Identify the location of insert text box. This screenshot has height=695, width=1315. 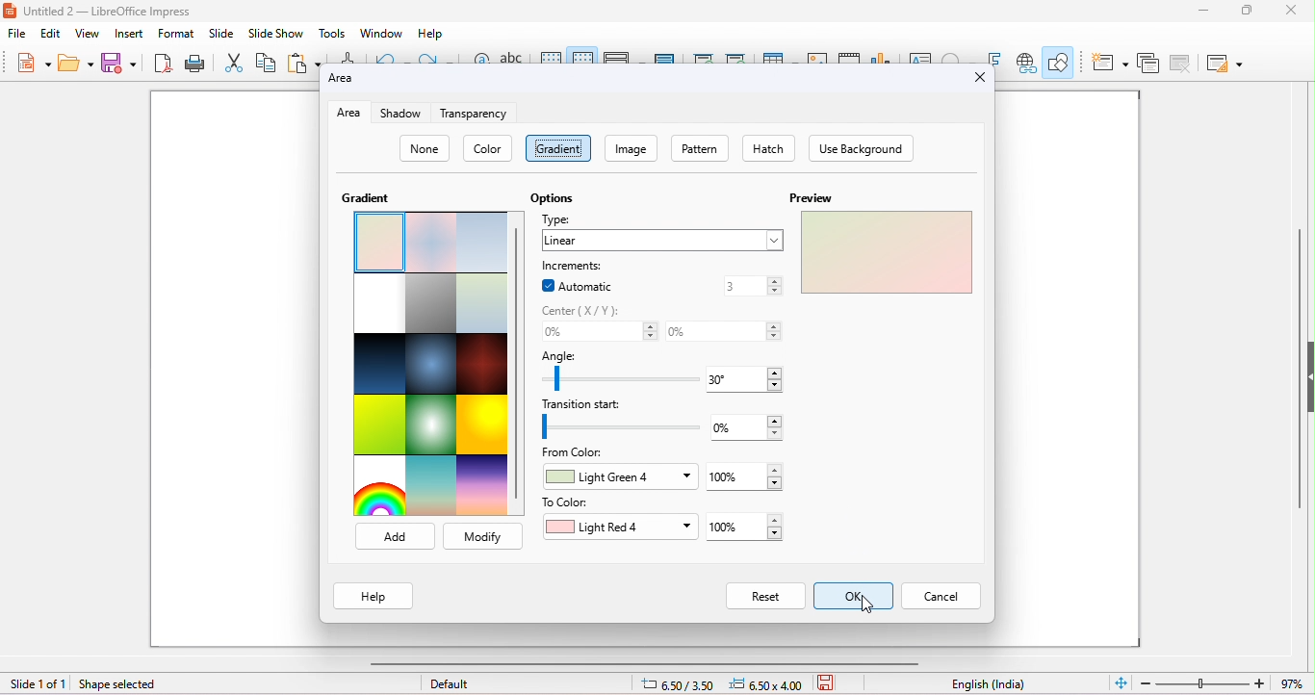
(918, 56).